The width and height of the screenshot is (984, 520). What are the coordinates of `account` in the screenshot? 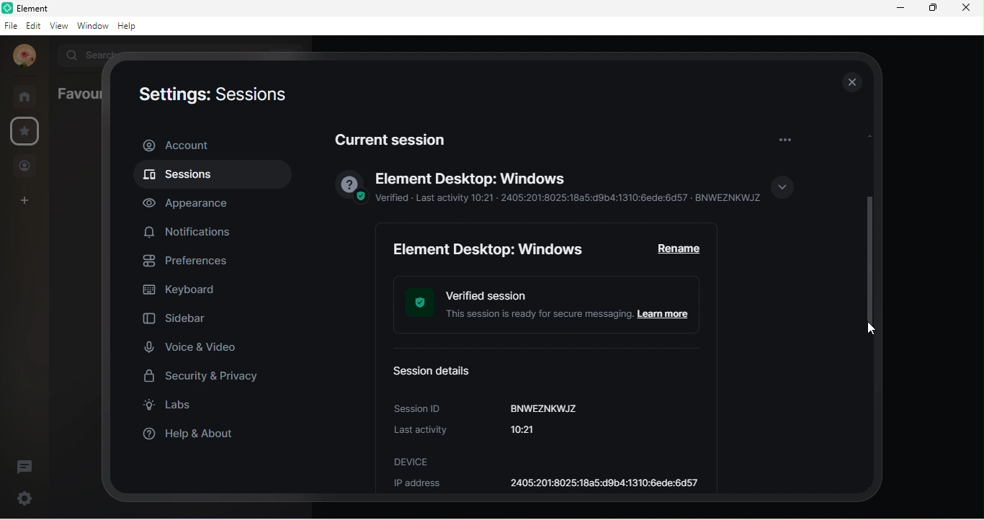 It's located at (211, 145).